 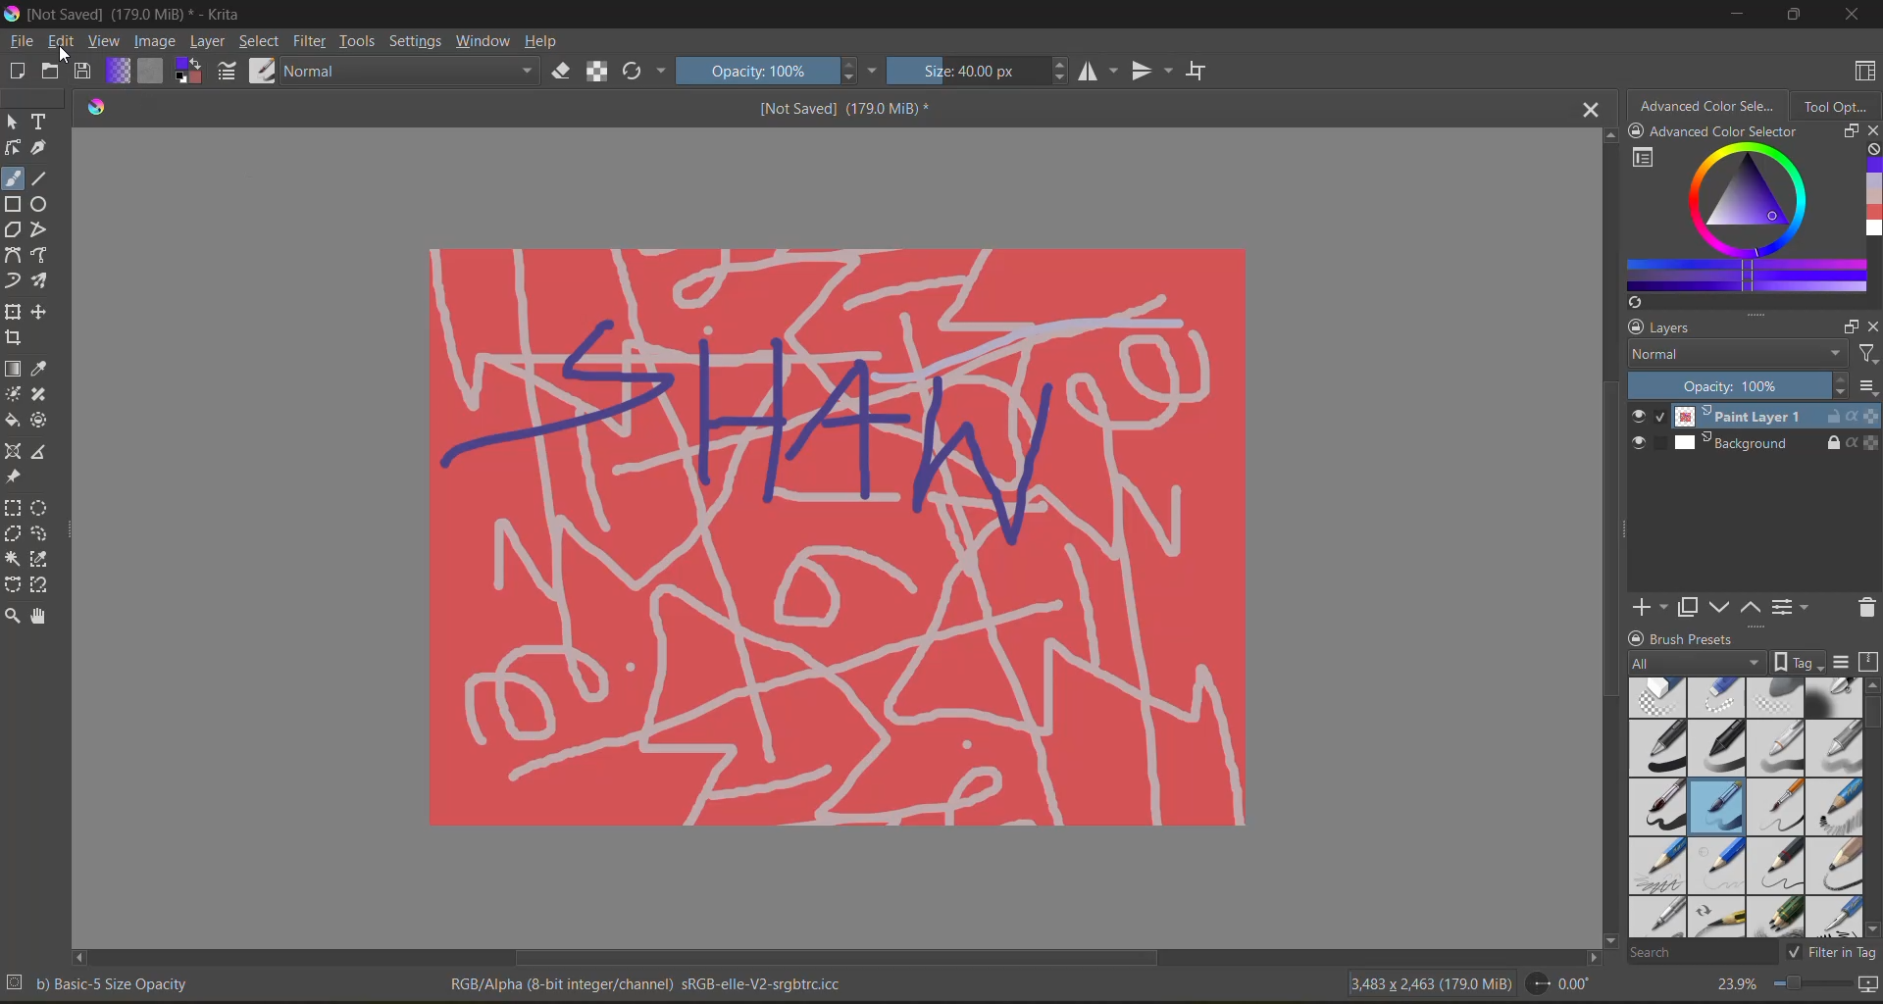 I want to click on filters, so click(x=309, y=41).